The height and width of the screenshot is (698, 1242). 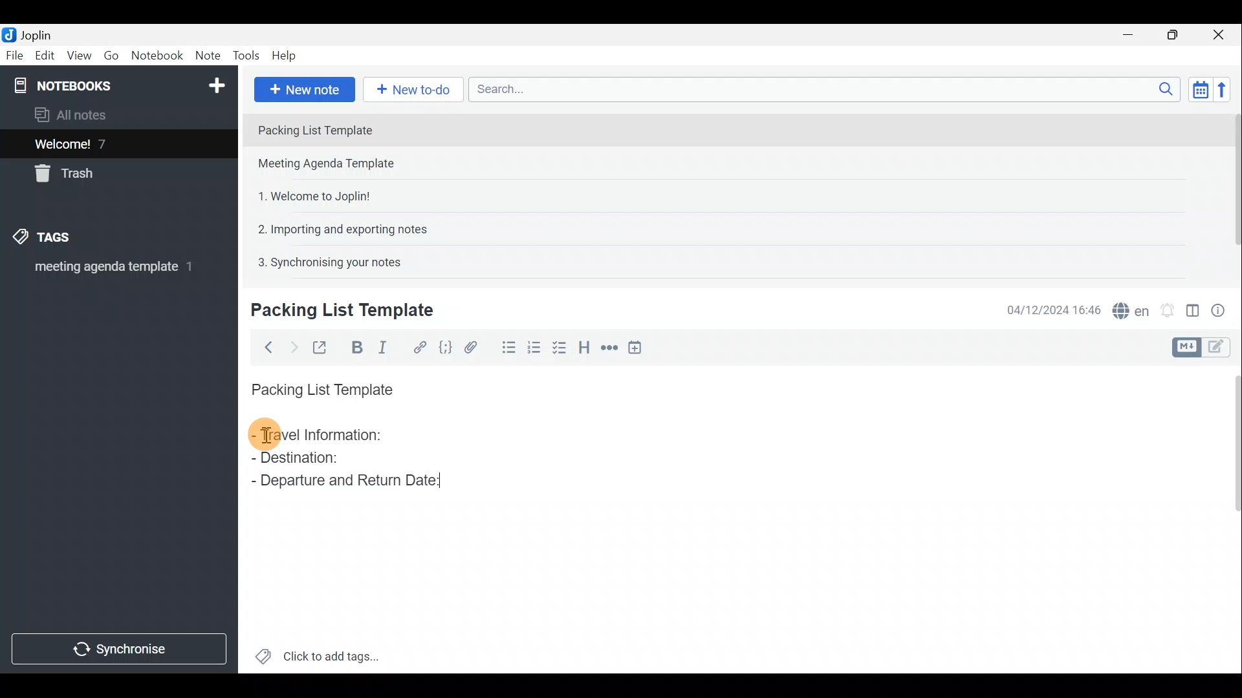 I want to click on Code, so click(x=445, y=346).